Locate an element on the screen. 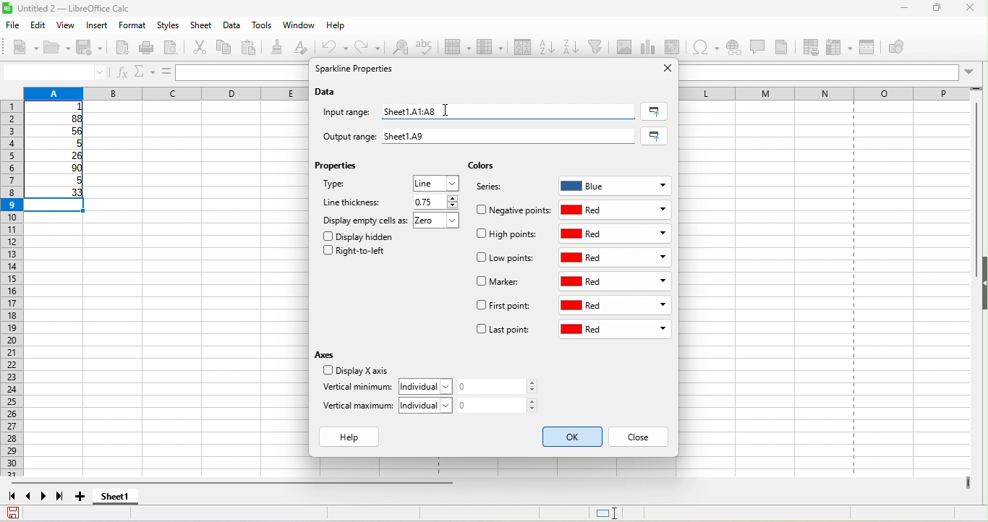 Image resolution: width=988 pixels, height=522 pixels. series is located at coordinates (496, 189).